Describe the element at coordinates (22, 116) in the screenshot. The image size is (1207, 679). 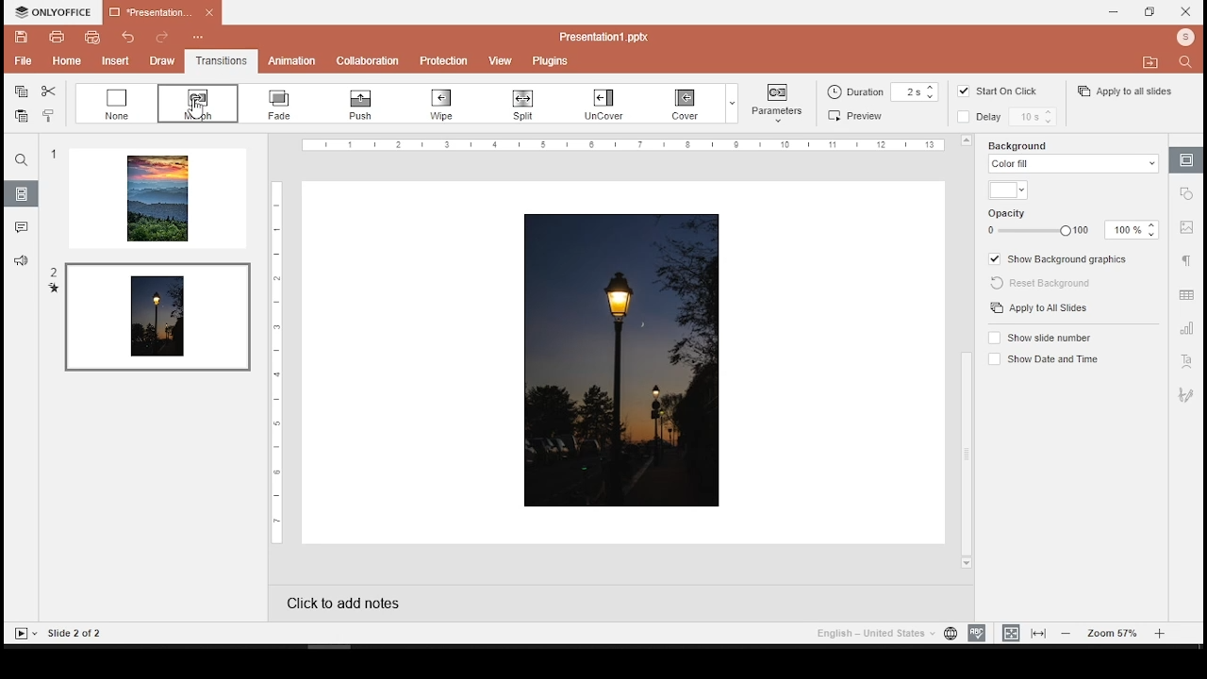
I see `paste` at that location.